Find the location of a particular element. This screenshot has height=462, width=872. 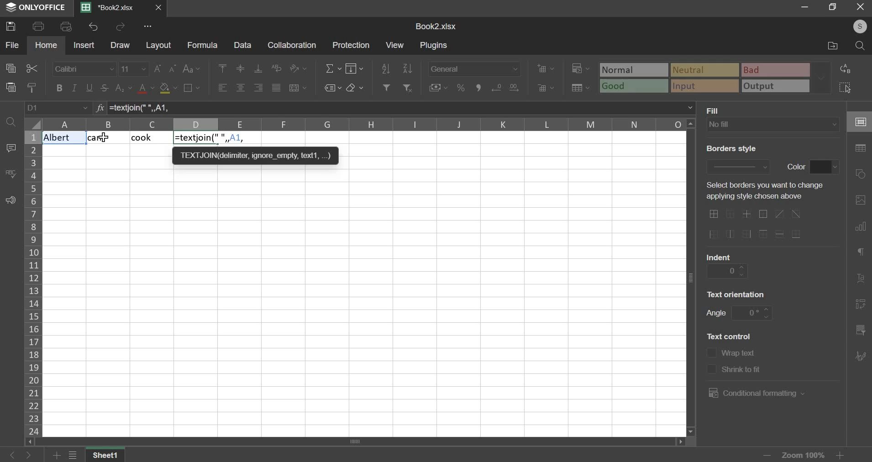

print preview is located at coordinates (67, 26).